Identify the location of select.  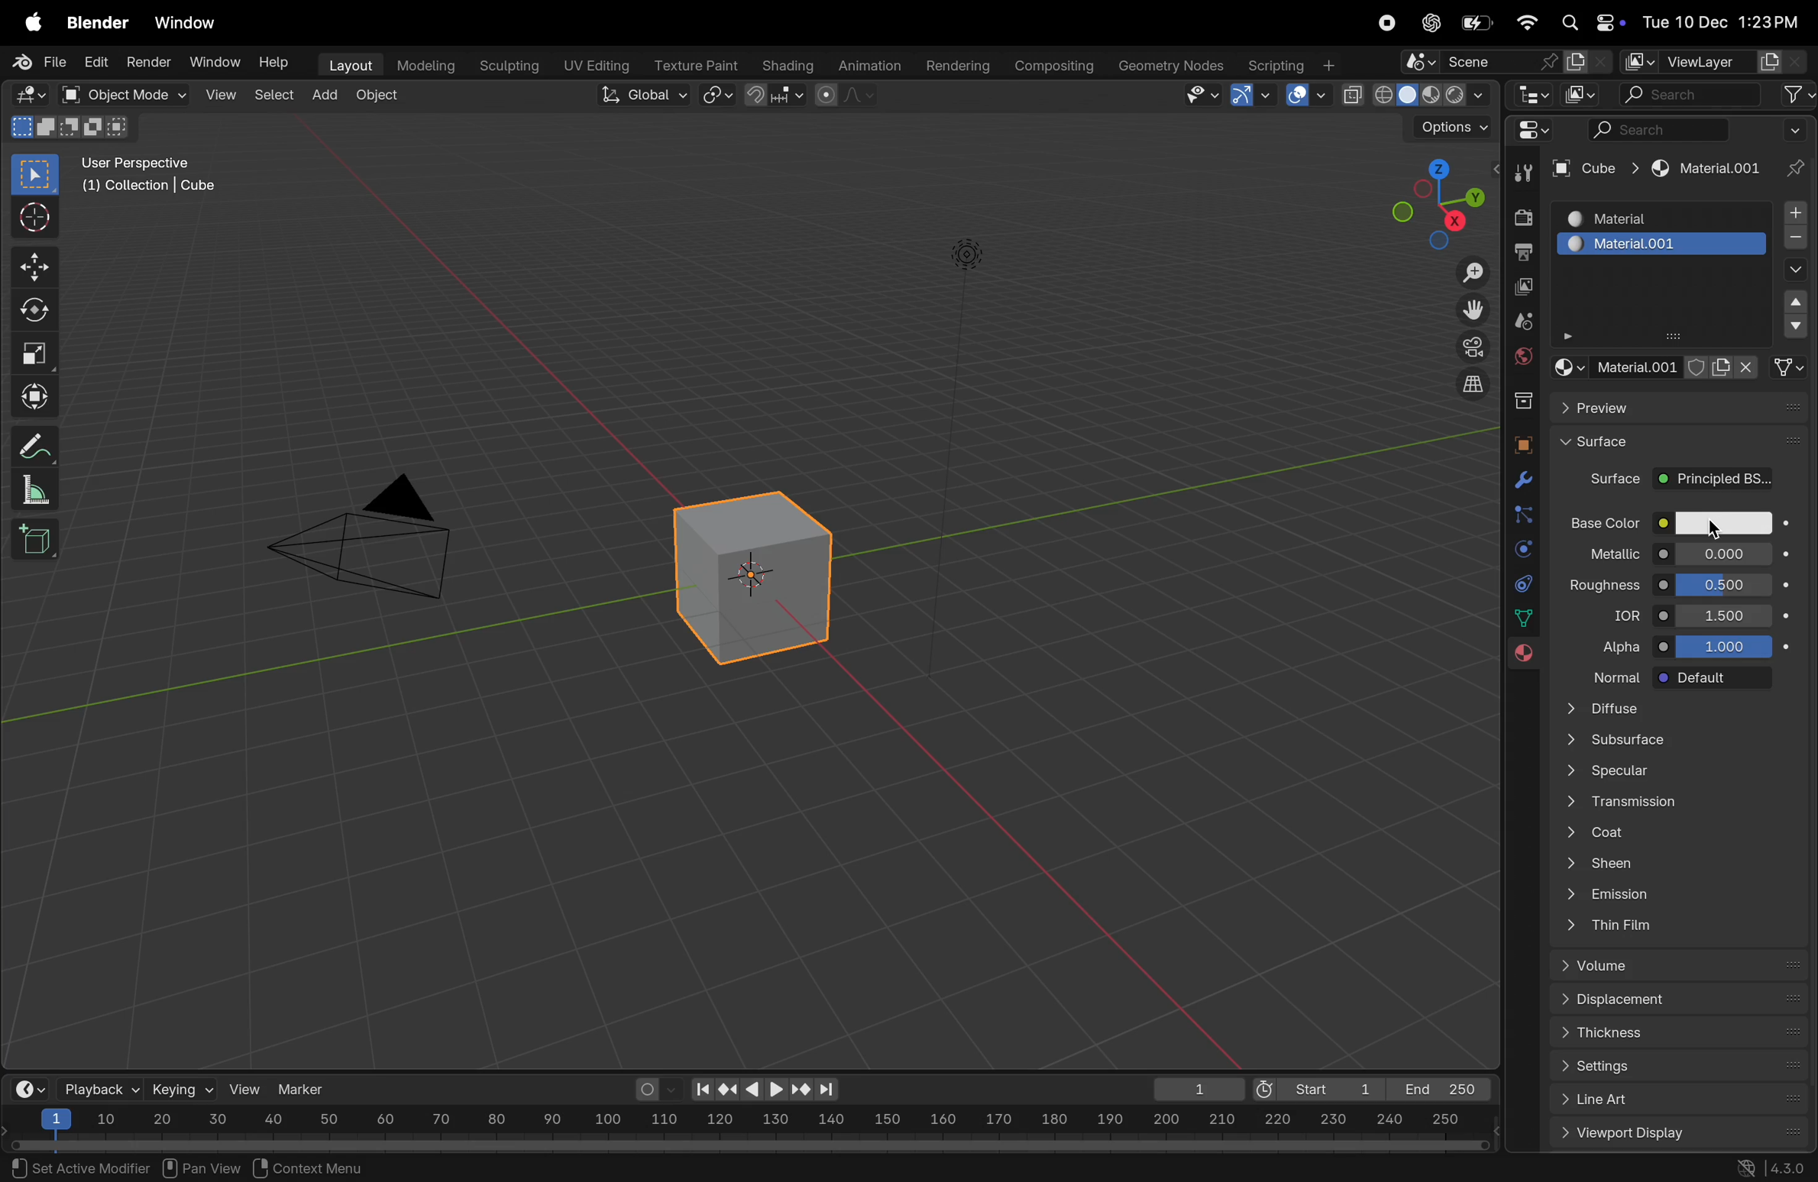
(37, 175).